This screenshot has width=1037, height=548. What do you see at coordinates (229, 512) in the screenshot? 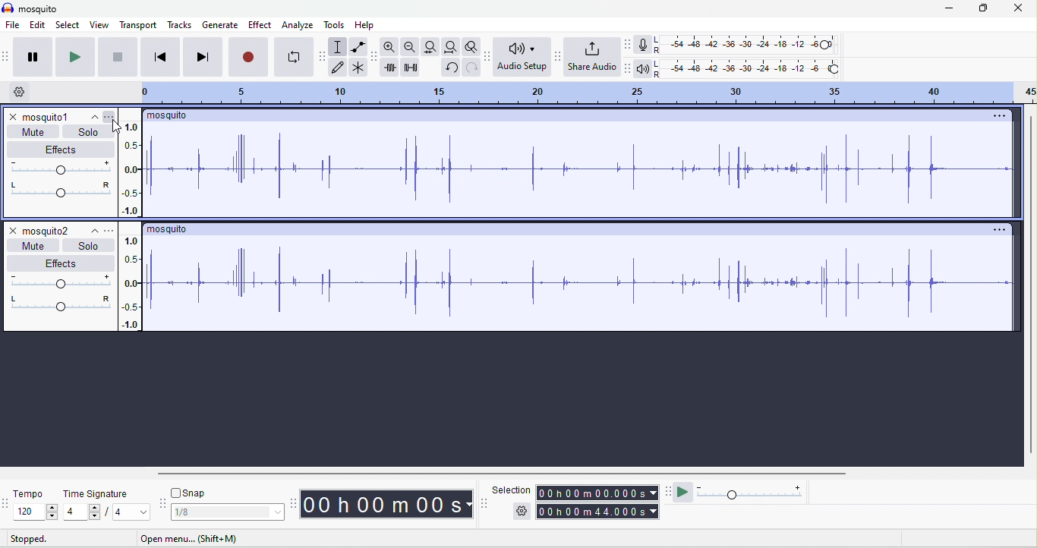
I see `select snapping` at bounding box center [229, 512].